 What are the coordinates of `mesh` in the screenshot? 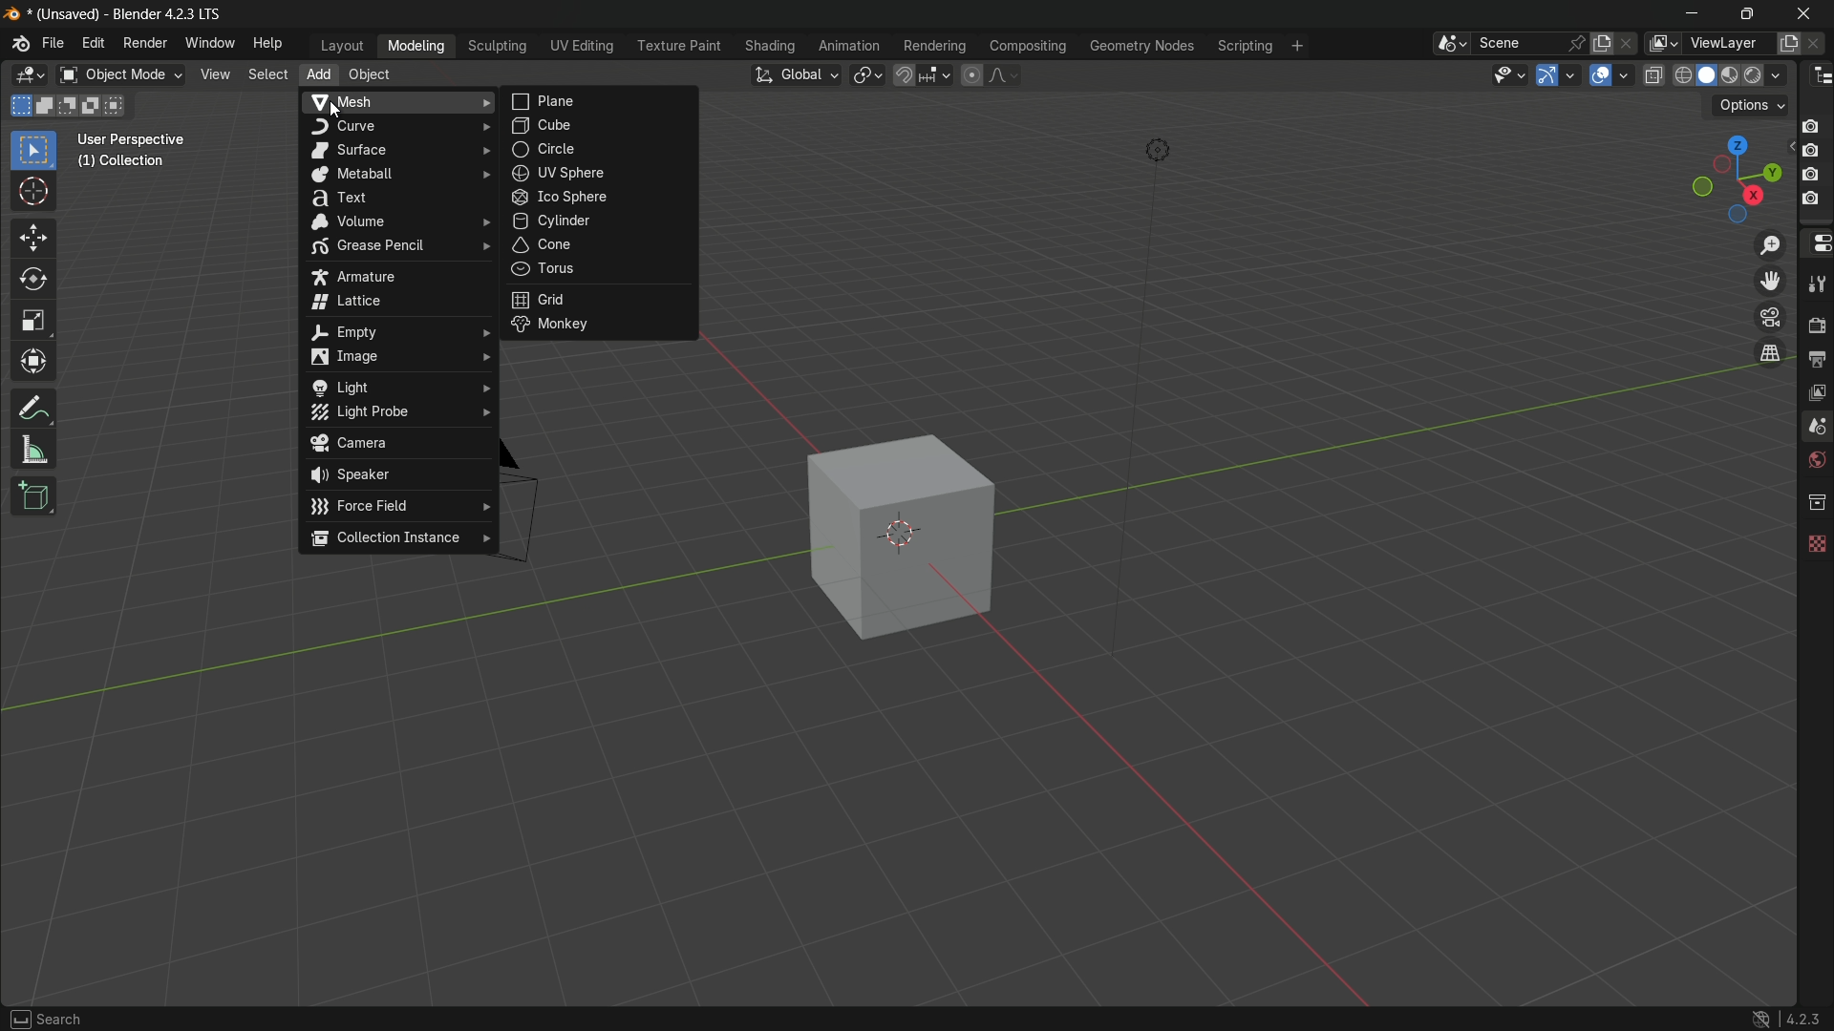 It's located at (398, 100).